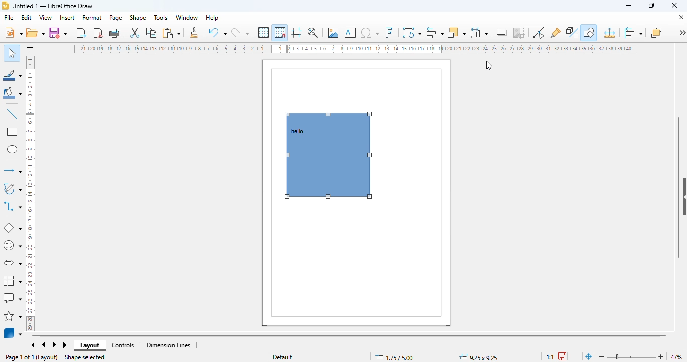 The image size is (687, 362). What do you see at coordinates (20, 357) in the screenshot?
I see `page 1 of 1` at bounding box center [20, 357].